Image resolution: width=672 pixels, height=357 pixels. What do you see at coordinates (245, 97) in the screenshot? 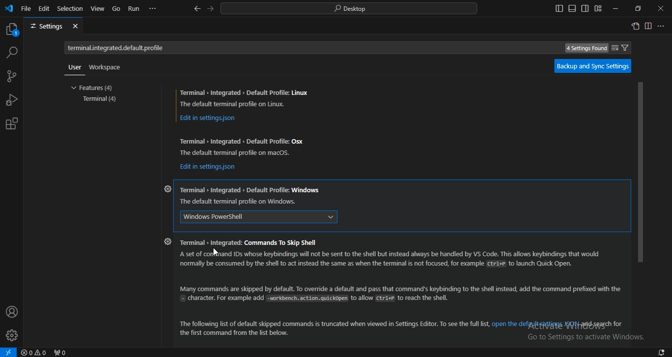
I see `Terminal » Integrated > Default Profile: Linux
The default terminal profile on Linux.` at bounding box center [245, 97].